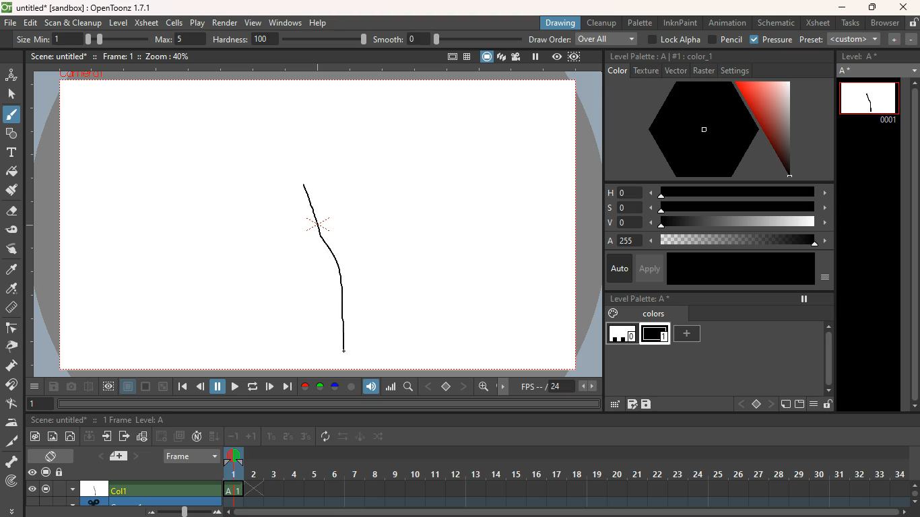 The width and height of the screenshot is (920, 517). I want to click on circle, so click(72, 438).